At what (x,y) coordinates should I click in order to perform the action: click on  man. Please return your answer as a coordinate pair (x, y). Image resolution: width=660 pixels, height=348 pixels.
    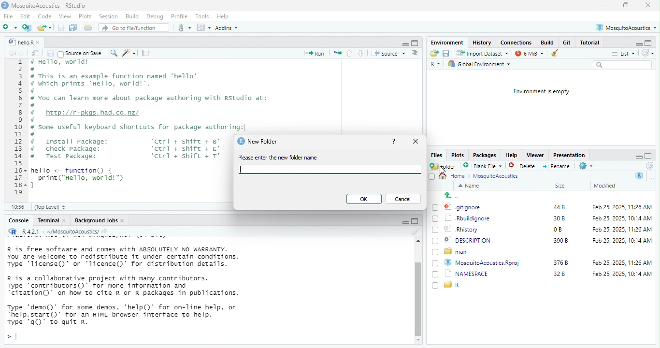
    Looking at the image, I should click on (459, 252).